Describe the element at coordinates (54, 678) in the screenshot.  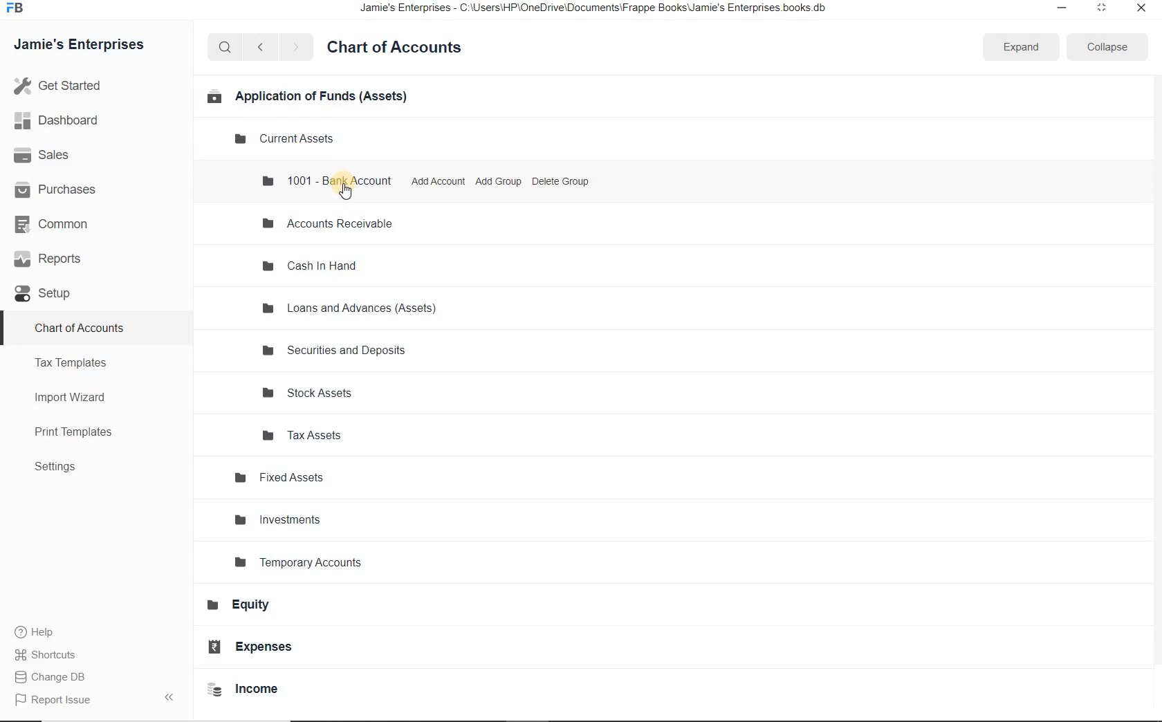
I see `Change DB` at that location.